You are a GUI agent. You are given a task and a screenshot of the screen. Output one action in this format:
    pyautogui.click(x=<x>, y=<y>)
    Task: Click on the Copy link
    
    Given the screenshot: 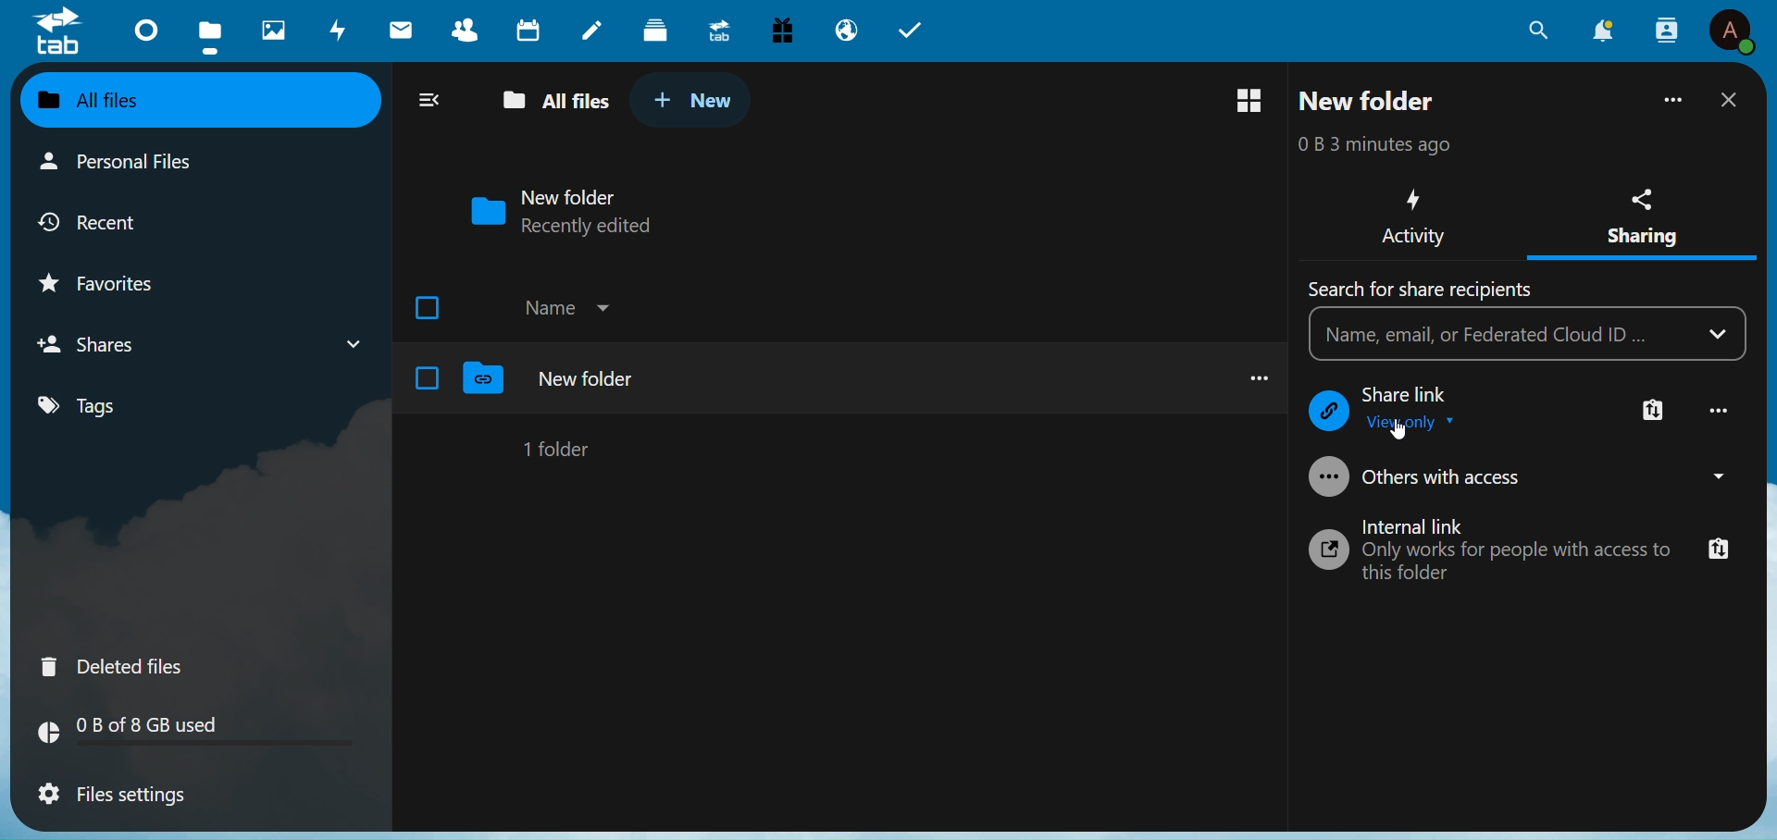 What is the action you would take?
    pyautogui.click(x=1720, y=552)
    